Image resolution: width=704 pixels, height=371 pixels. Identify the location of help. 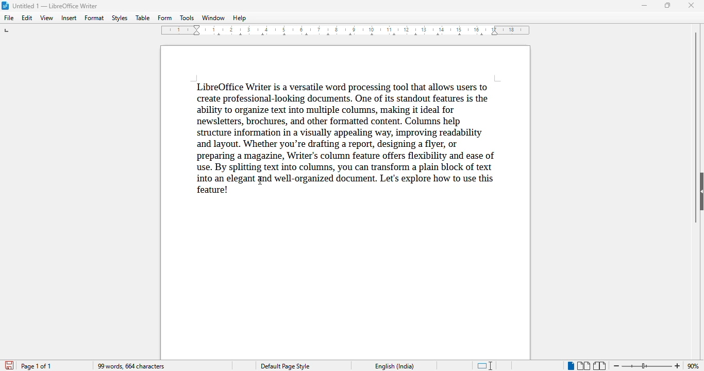
(240, 18).